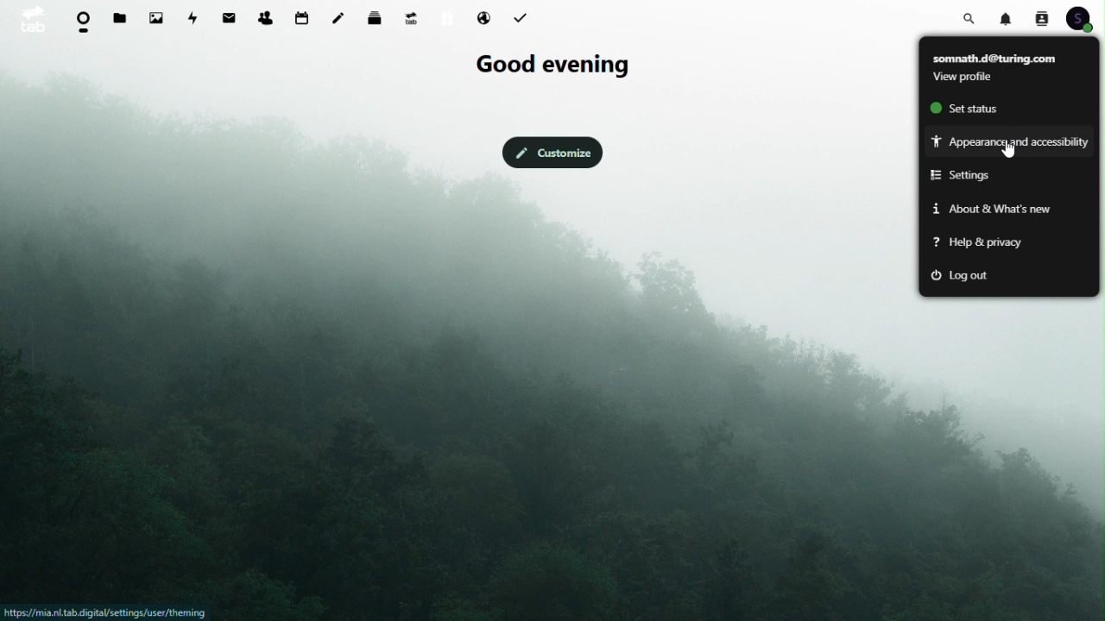  I want to click on Profile details, so click(1007, 66).